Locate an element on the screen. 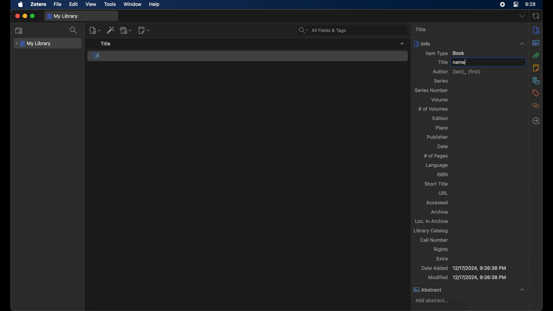 The image size is (553, 311). edit is located at coordinates (74, 4).